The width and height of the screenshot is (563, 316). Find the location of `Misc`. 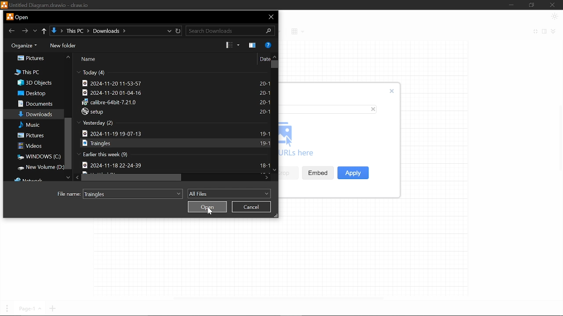

Misc is located at coordinates (29, 124).